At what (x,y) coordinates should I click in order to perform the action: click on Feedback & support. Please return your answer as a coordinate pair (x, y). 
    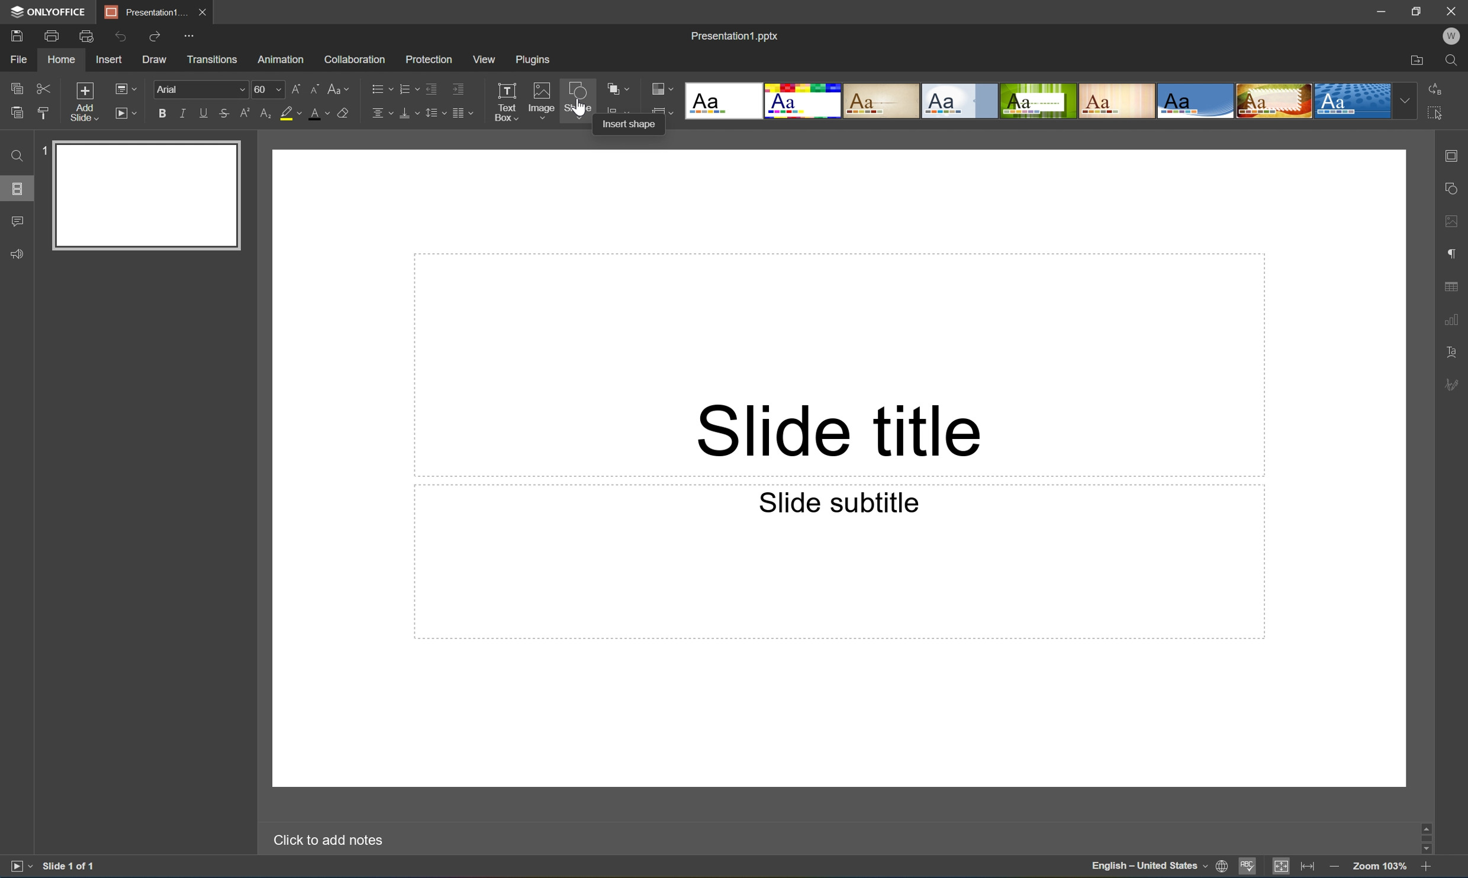
    Looking at the image, I should click on (20, 254).